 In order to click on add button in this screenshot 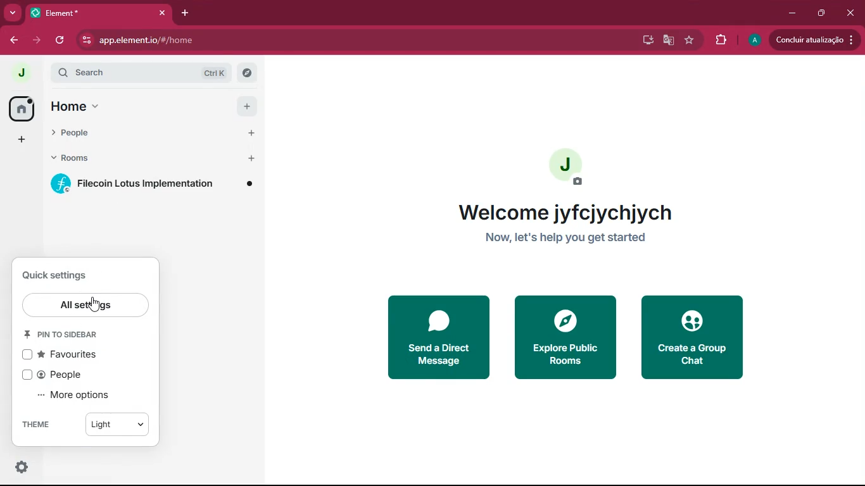, I will do `click(250, 158)`.